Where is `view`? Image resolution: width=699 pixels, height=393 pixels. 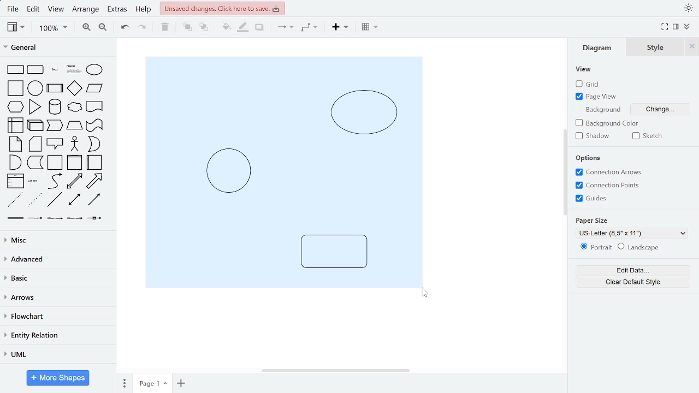 view is located at coordinates (584, 69).